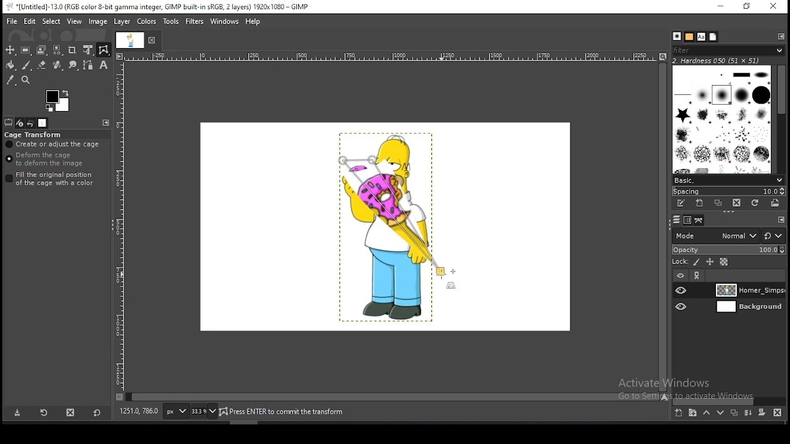 The width and height of the screenshot is (790, 444). I want to click on windows, so click(225, 20).